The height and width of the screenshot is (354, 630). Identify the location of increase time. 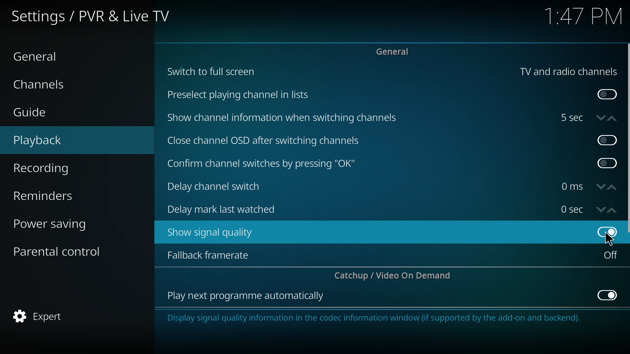
(612, 187).